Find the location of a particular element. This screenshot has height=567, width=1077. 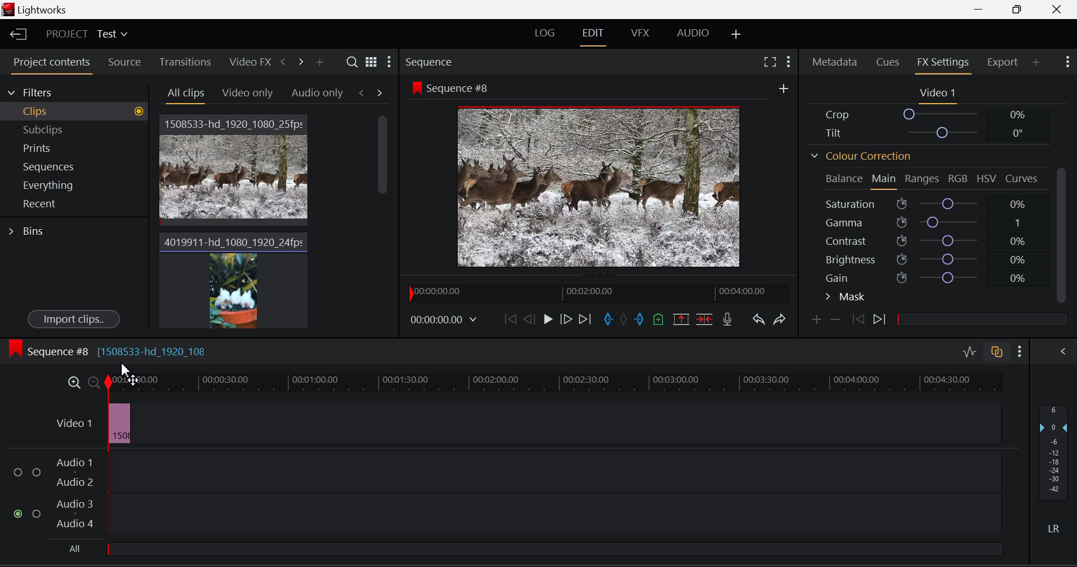

Redo is located at coordinates (780, 321).